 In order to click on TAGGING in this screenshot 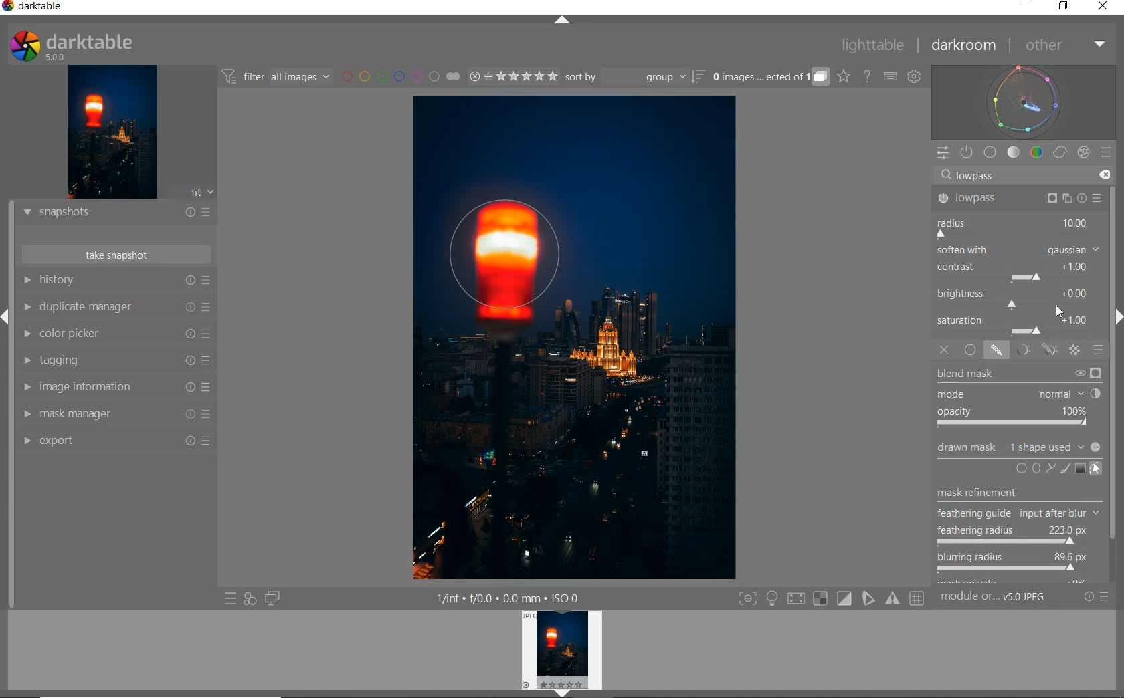, I will do `click(116, 362)`.